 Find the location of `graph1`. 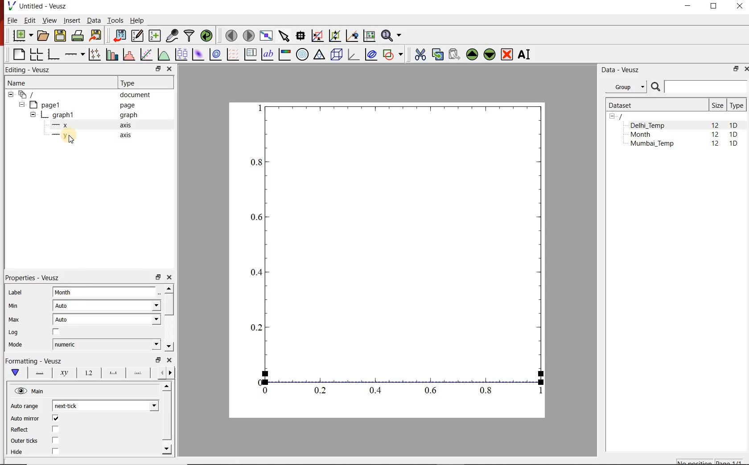

graph1 is located at coordinates (397, 254).